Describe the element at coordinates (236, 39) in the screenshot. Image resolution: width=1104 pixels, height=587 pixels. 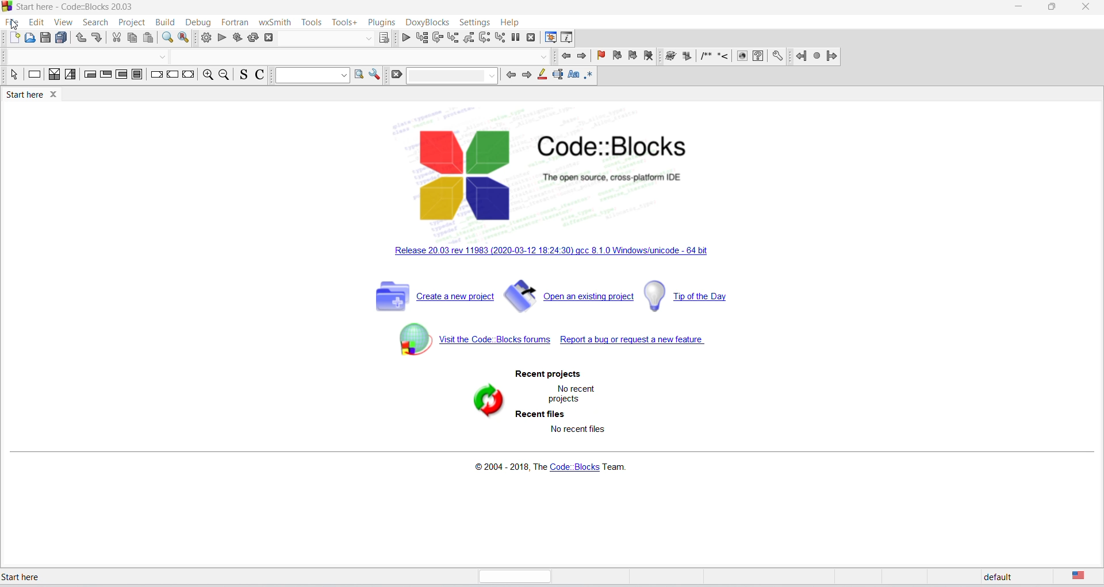
I see `build and run` at that location.